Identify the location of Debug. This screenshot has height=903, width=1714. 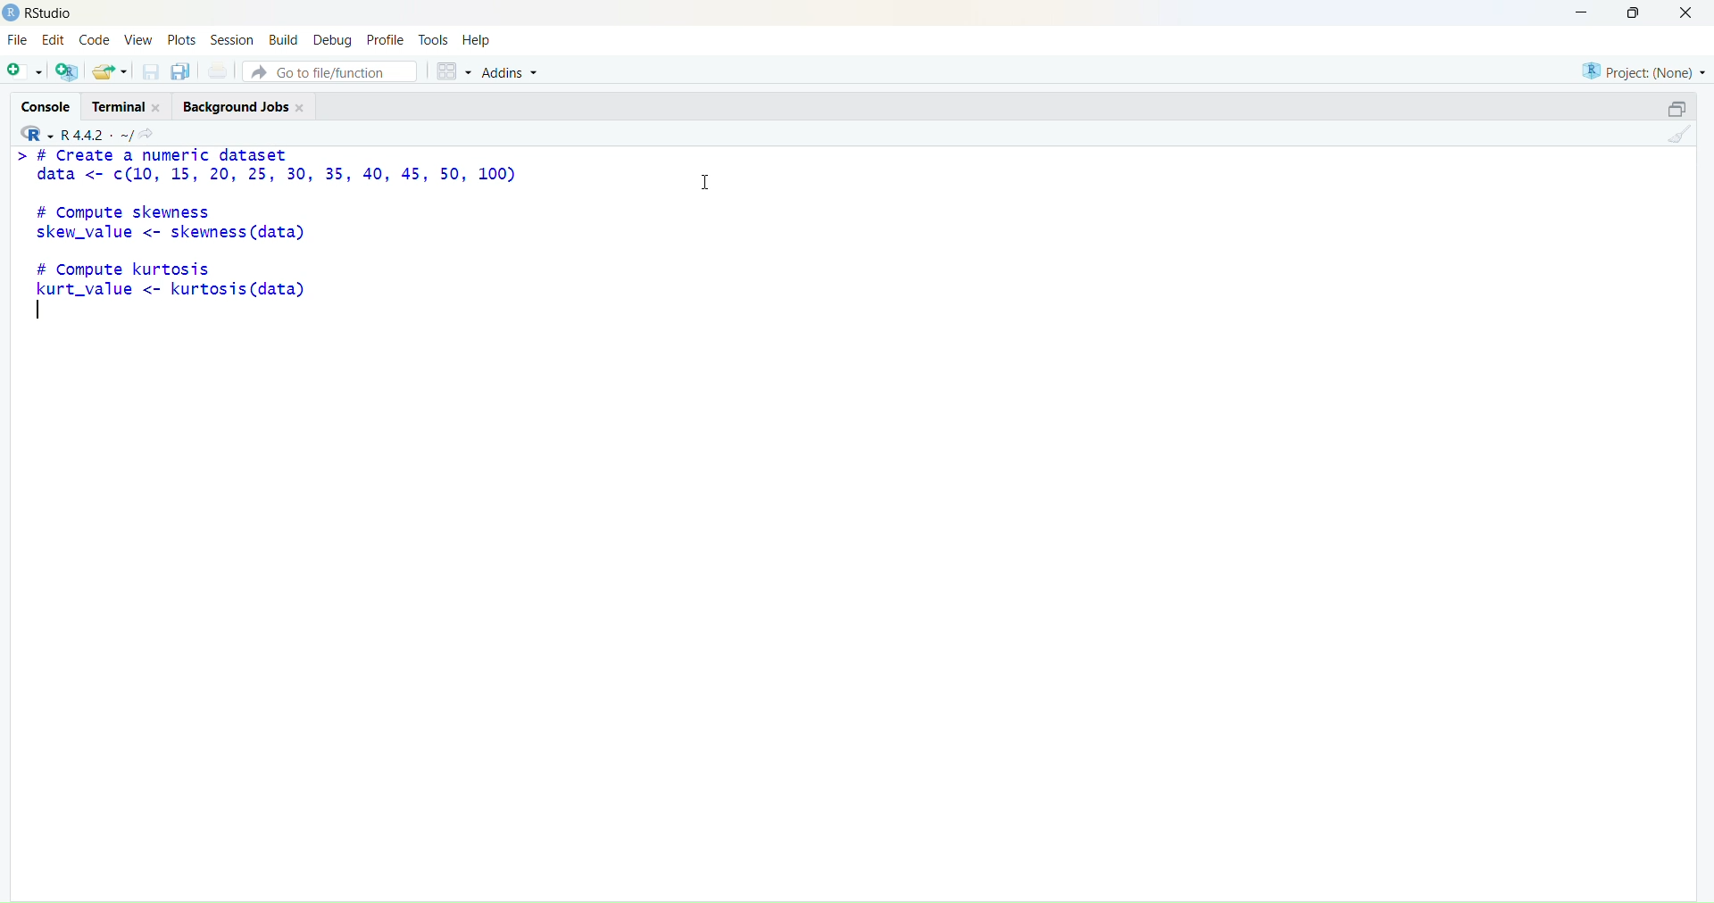
(333, 38).